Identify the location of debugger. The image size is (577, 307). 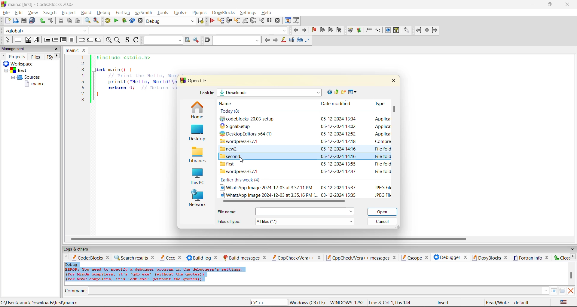
(447, 257).